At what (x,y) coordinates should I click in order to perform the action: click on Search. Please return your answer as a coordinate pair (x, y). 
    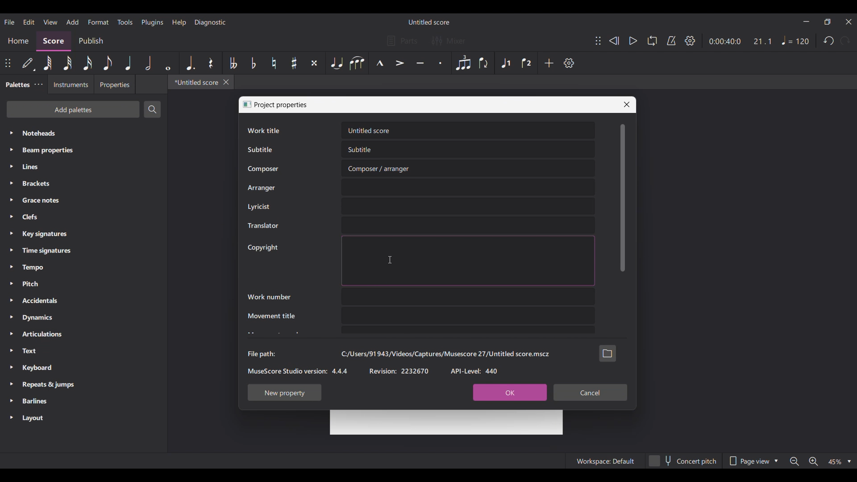
    Looking at the image, I should click on (153, 109).